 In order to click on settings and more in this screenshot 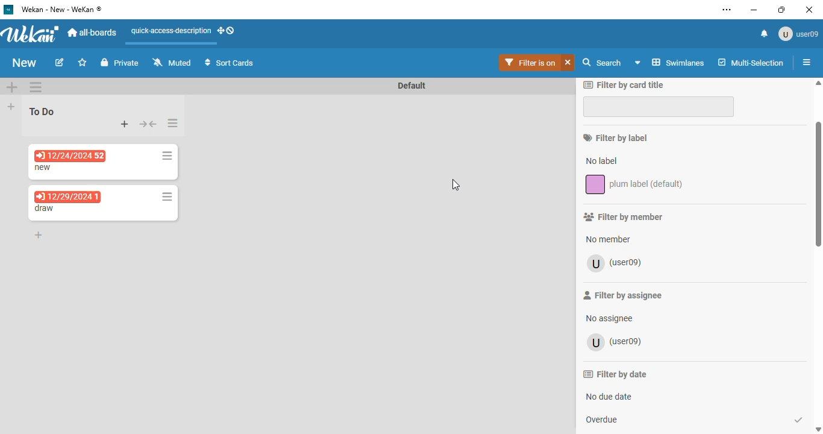, I will do `click(727, 10)`.